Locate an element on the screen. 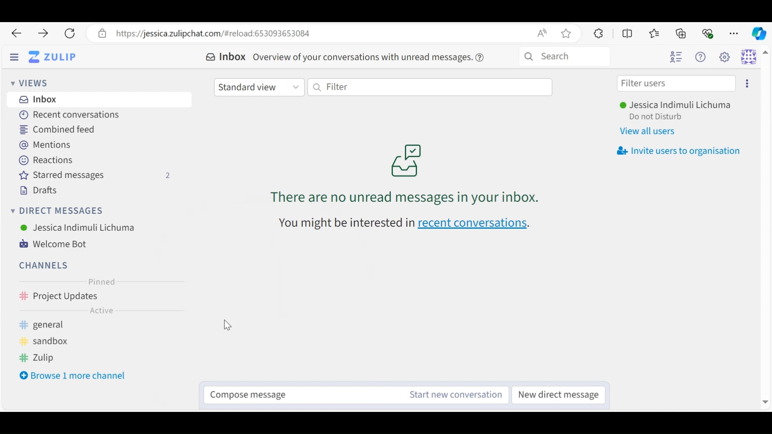  Split Screen is located at coordinates (628, 33).